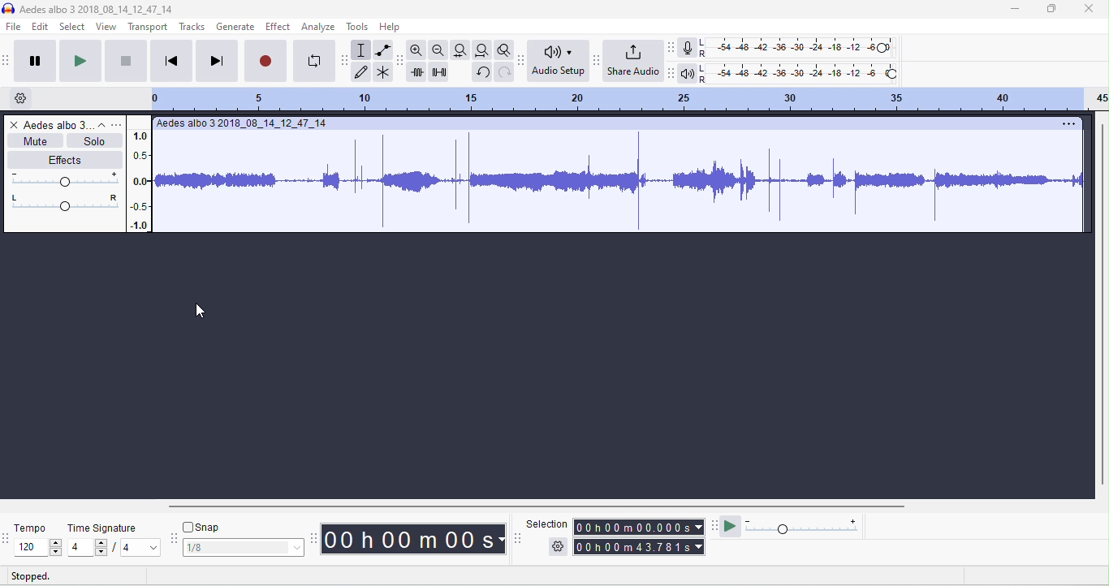  What do you see at coordinates (418, 50) in the screenshot?
I see `zoom in` at bounding box center [418, 50].